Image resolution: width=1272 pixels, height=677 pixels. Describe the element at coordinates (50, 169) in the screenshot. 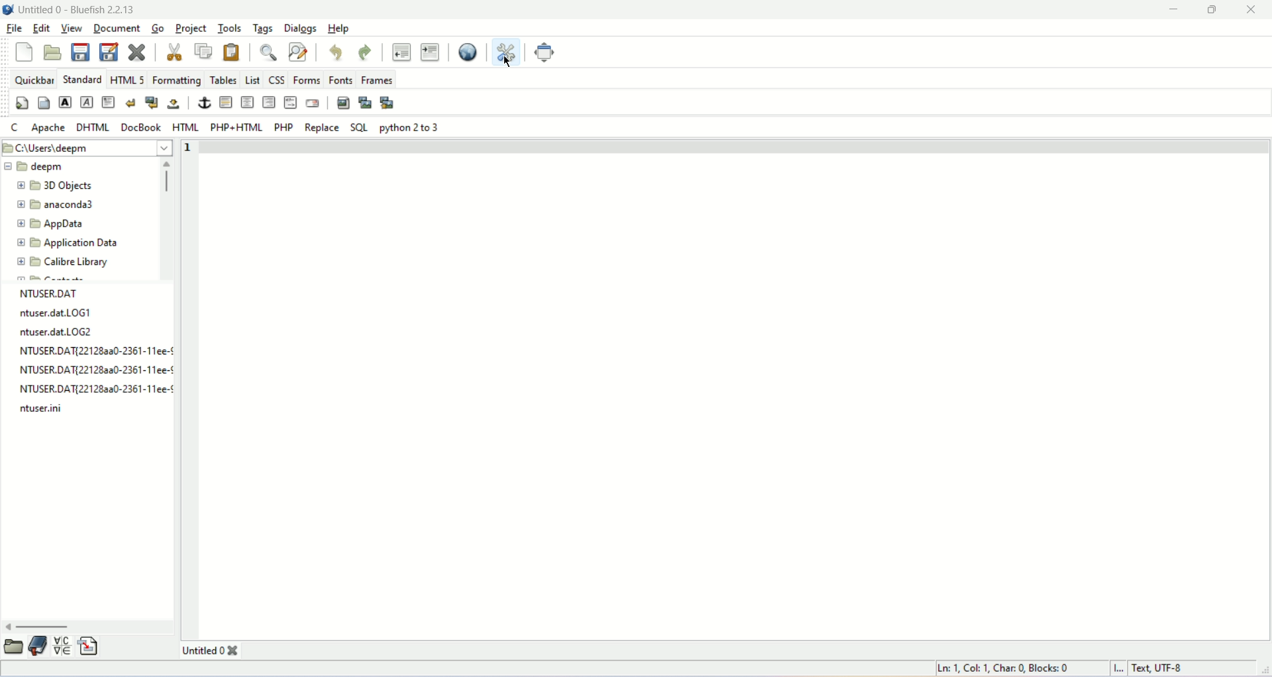

I see `deepm` at that location.